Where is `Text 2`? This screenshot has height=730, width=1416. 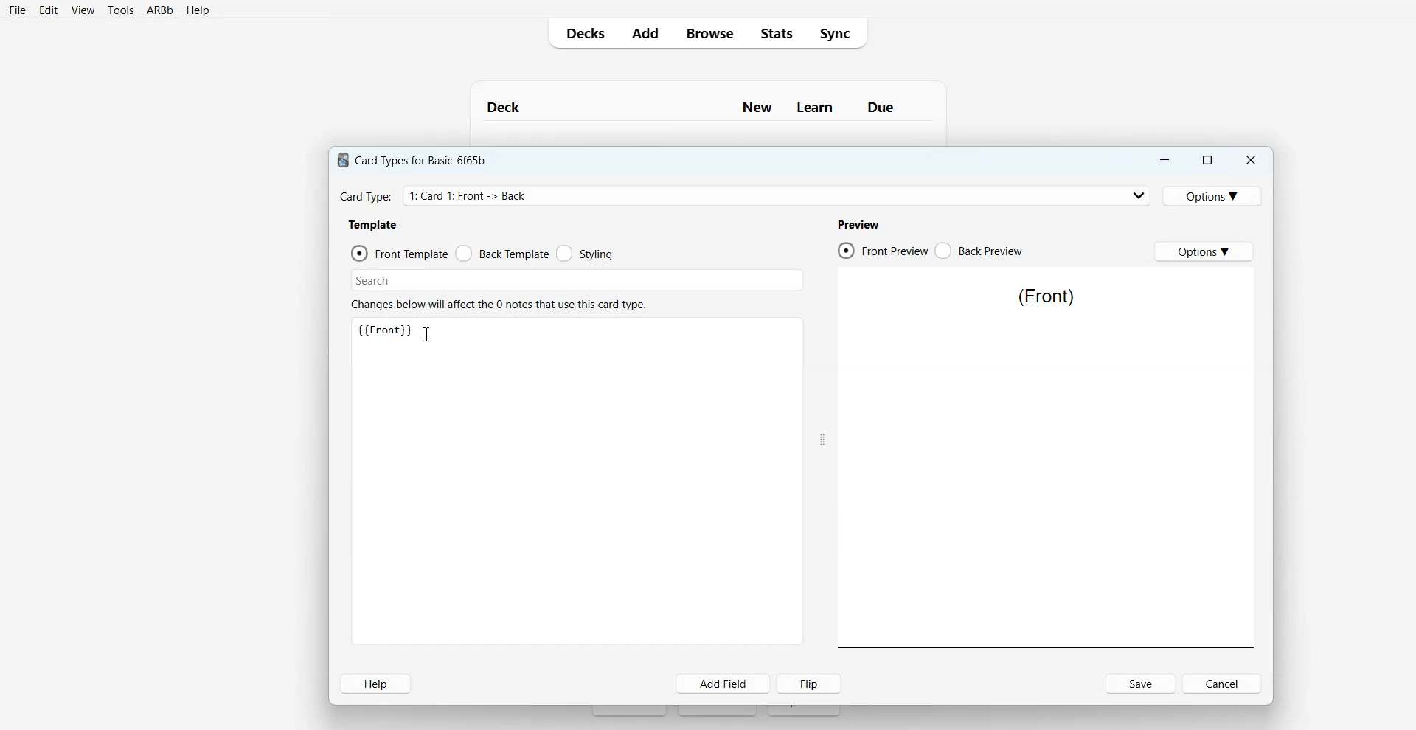
Text 2 is located at coordinates (373, 224).